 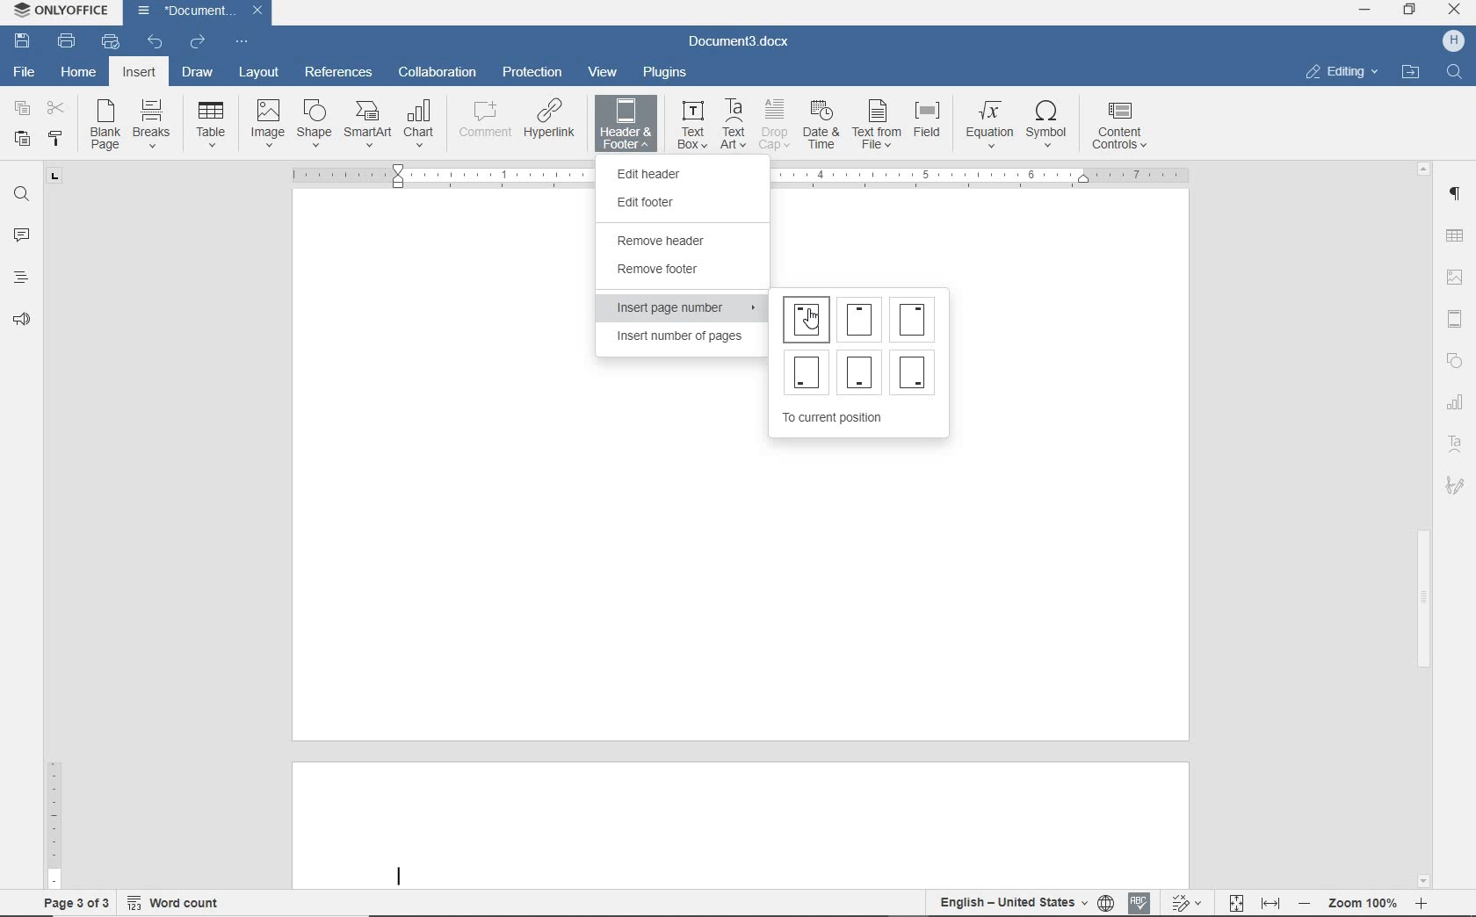 I want to click on Customize quick access toolbar, so click(x=246, y=40).